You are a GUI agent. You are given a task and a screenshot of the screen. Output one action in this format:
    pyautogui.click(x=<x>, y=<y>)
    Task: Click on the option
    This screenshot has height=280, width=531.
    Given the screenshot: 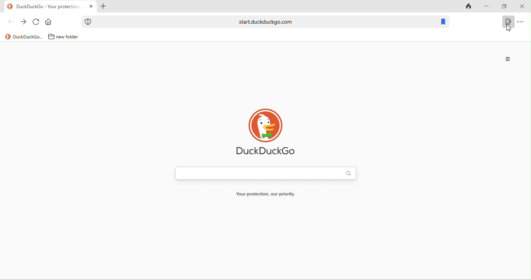 What is the action you would take?
    pyautogui.click(x=508, y=59)
    